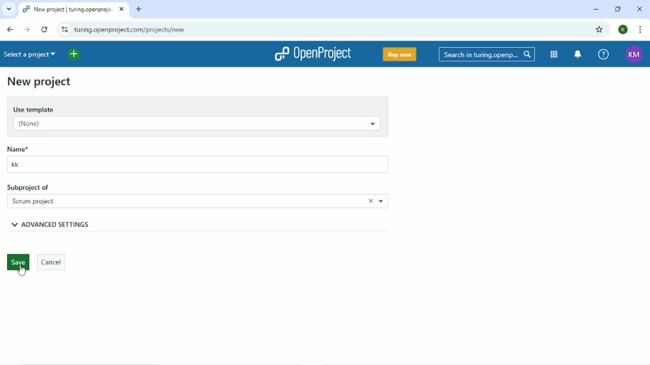 The image size is (650, 365). What do you see at coordinates (604, 54) in the screenshot?
I see `Help` at bounding box center [604, 54].